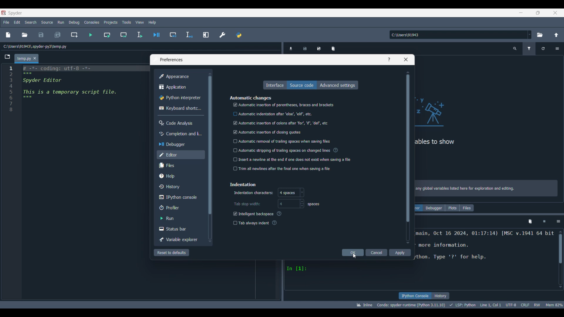  Describe the element at coordinates (74, 35) in the screenshot. I see `Create new cell at current line` at that location.